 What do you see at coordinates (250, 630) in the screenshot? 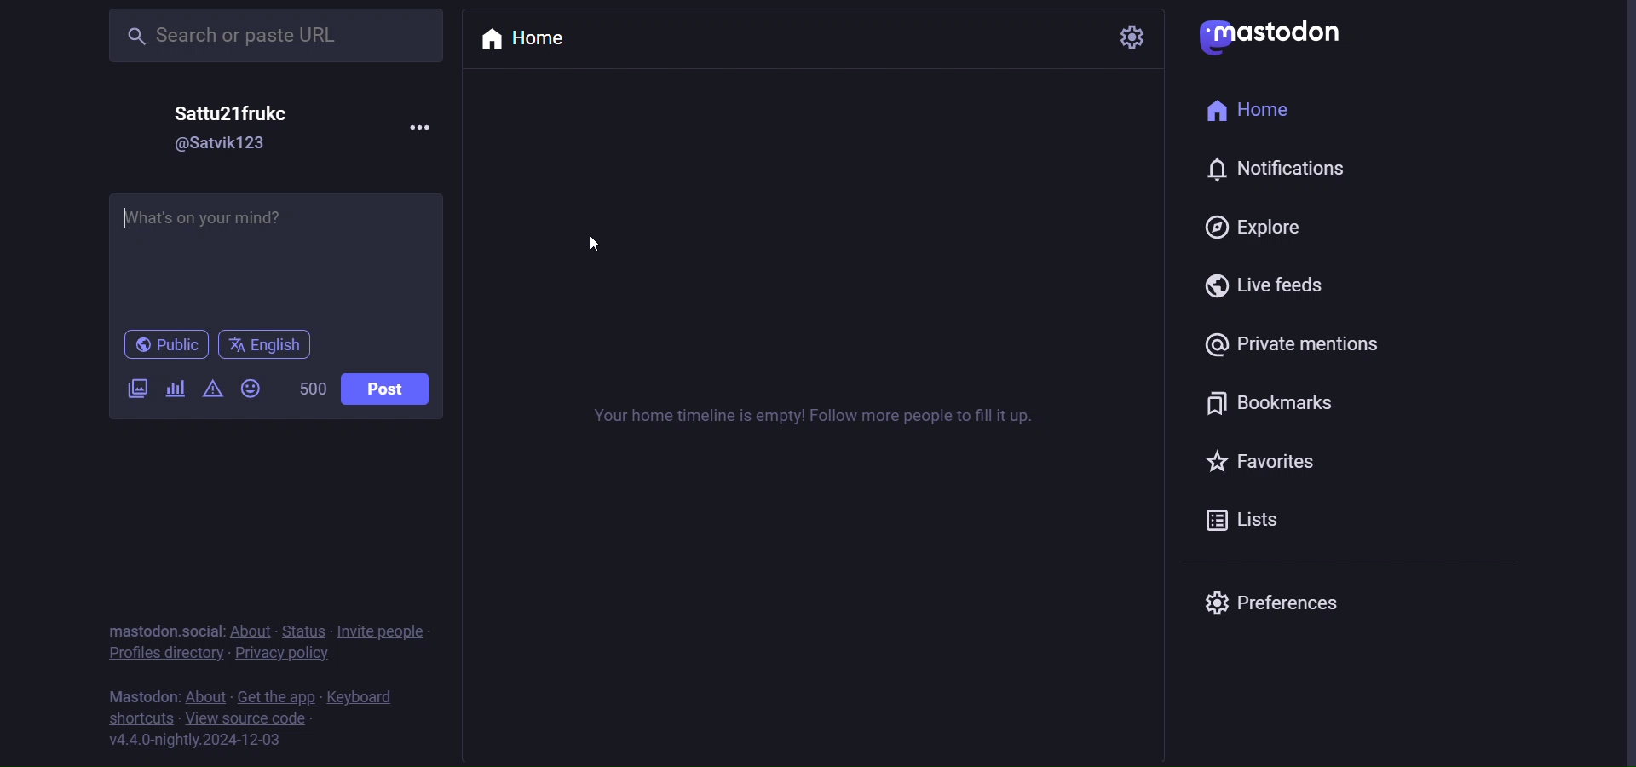
I see `about` at bounding box center [250, 630].